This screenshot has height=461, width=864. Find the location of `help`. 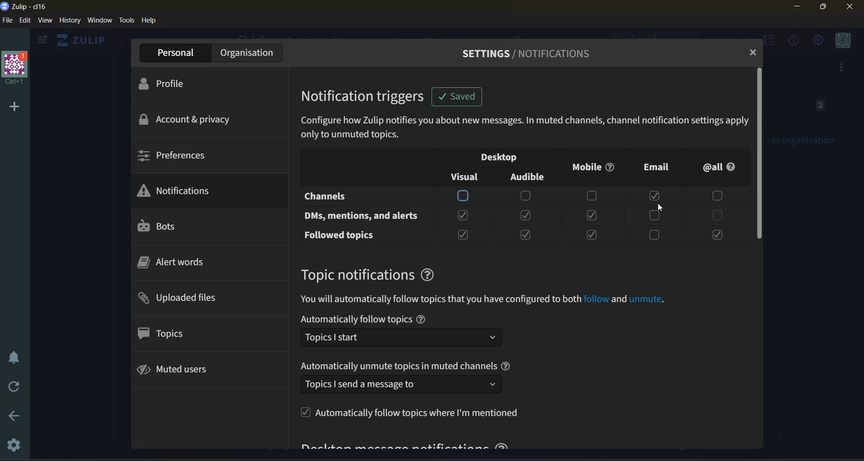

help is located at coordinates (507, 366).